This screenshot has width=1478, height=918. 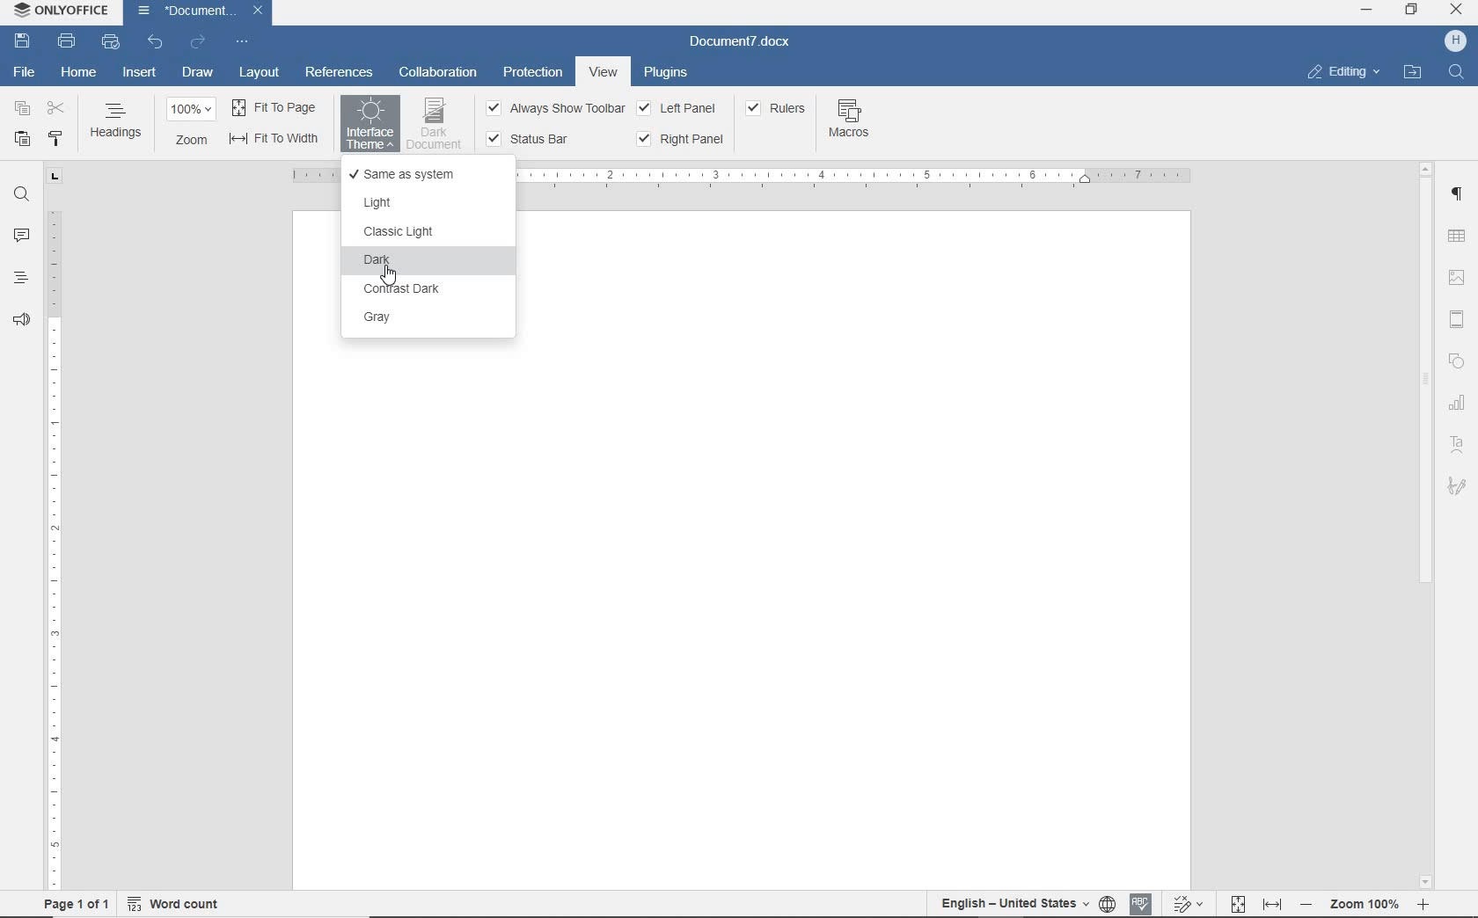 What do you see at coordinates (740, 40) in the screenshot?
I see `DOCUMENT NAME` at bounding box center [740, 40].